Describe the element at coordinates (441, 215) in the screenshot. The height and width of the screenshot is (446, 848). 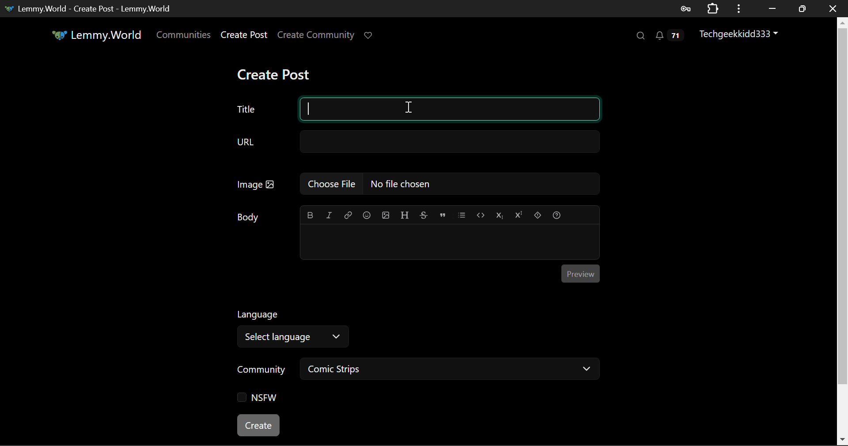
I see `quote` at that location.